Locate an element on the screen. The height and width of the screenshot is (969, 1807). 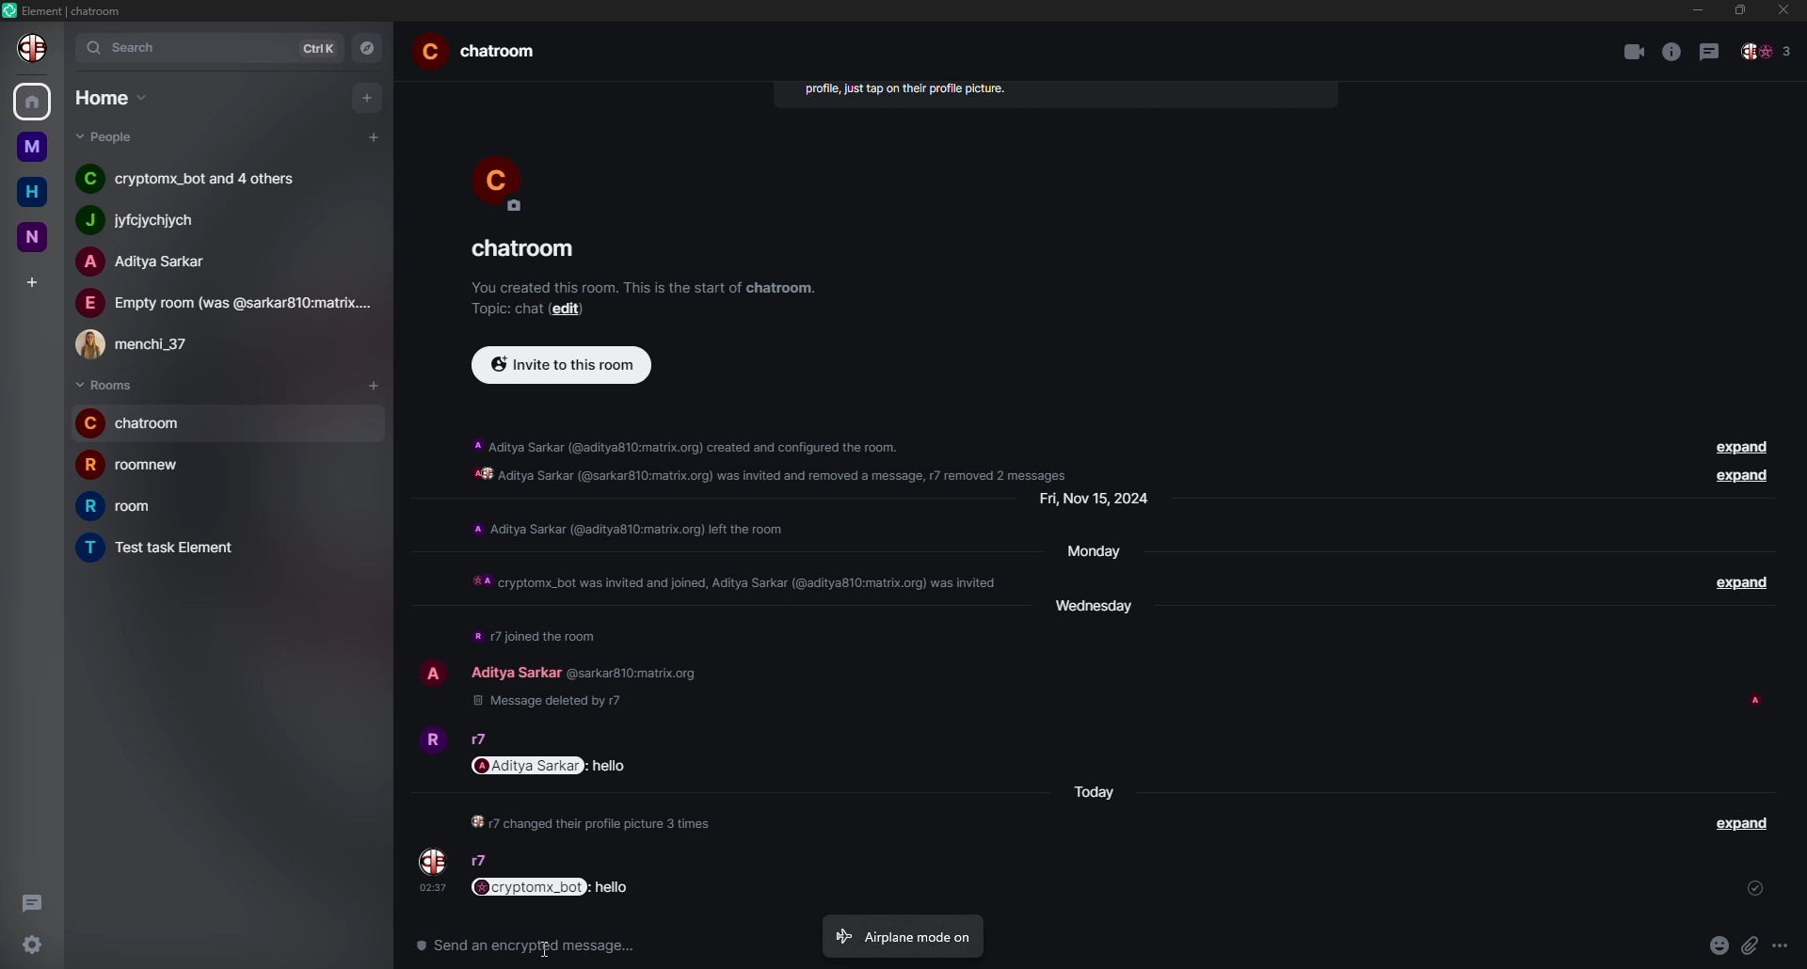
min is located at coordinates (1695, 11).